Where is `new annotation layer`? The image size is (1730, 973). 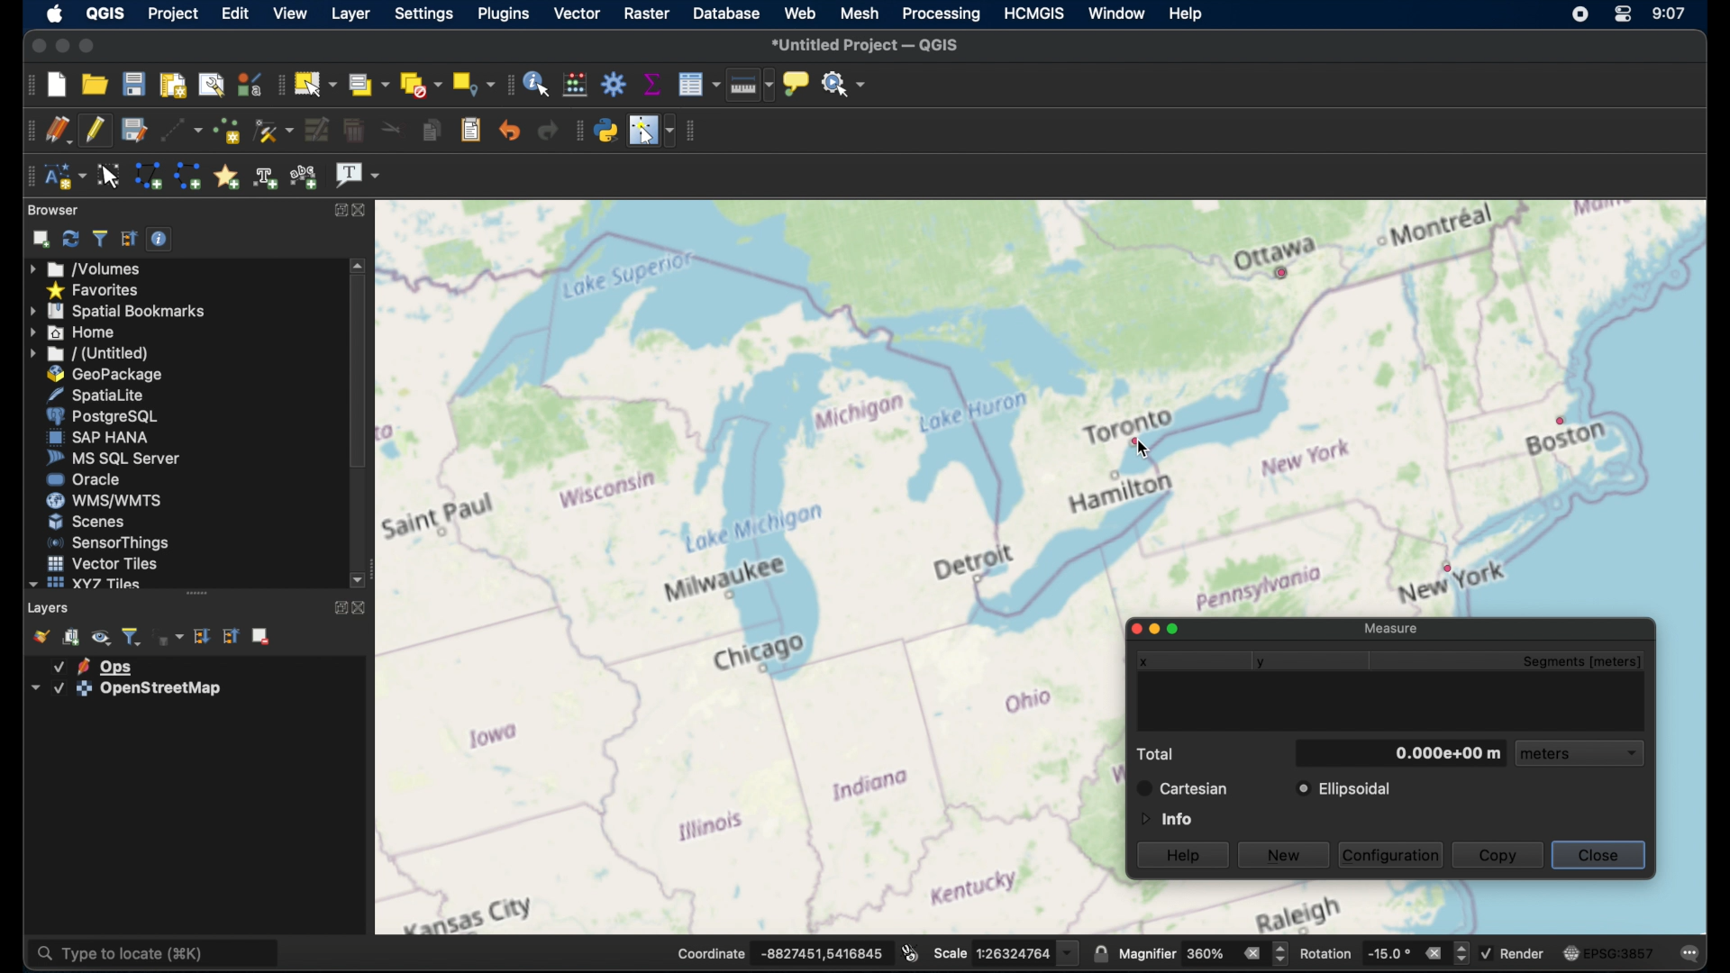 new annotation layer is located at coordinates (64, 177).